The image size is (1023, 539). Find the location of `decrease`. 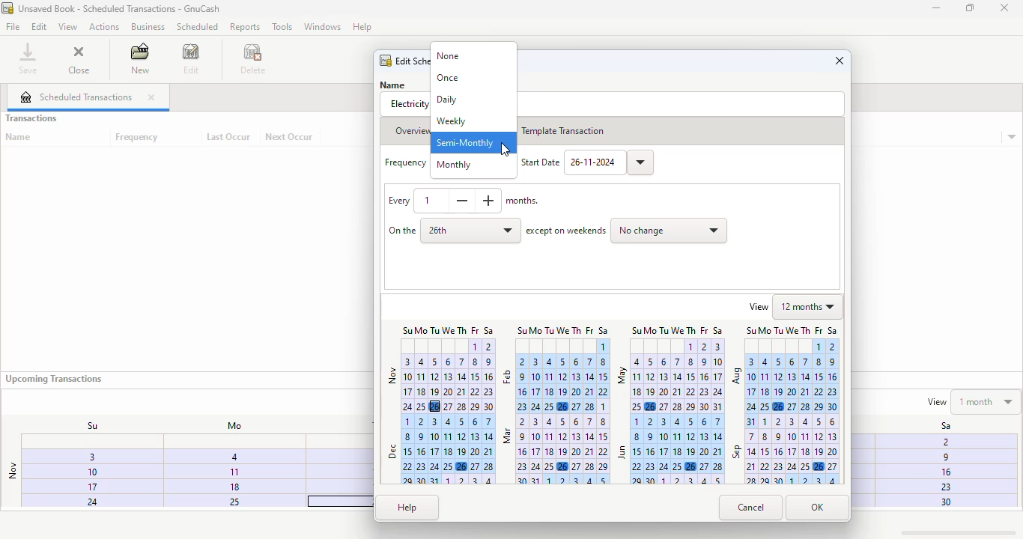

decrease is located at coordinates (459, 201).